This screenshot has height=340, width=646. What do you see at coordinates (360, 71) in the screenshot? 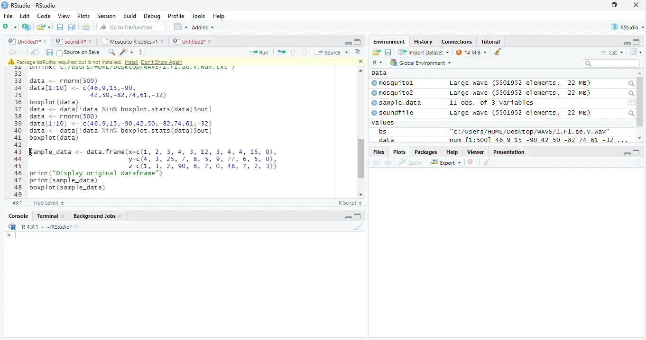
I see `scroll up` at bounding box center [360, 71].